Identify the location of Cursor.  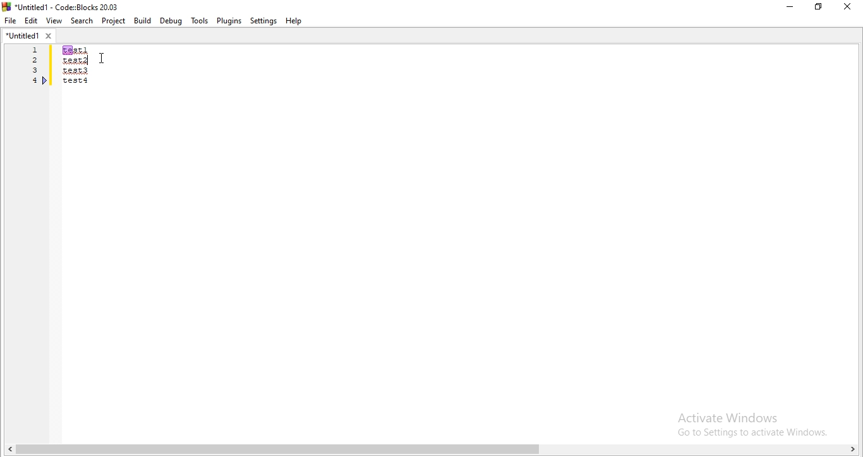
(103, 56).